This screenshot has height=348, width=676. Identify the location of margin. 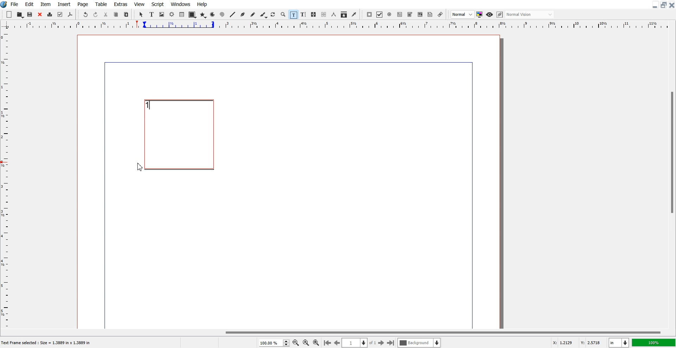
(285, 61).